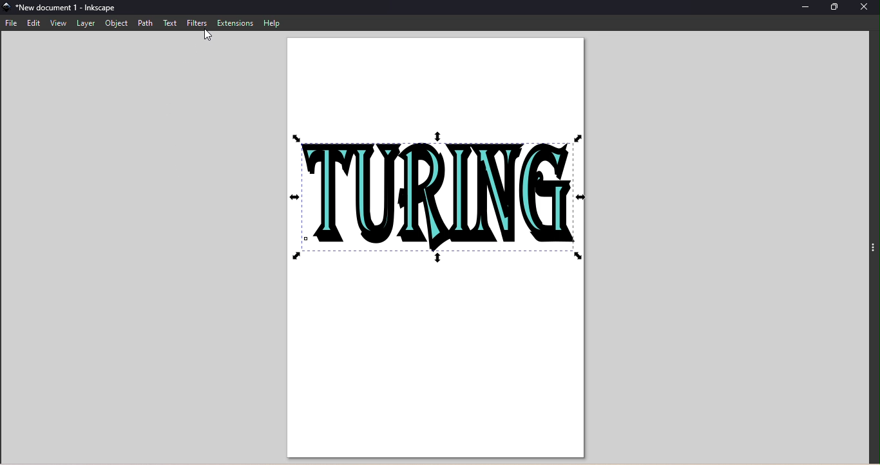 Image resolution: width=880 pixels, height=465 pixels. What do you see at coordinates (834, 8) in the screenshot?
I see `Maximize` at bounding box center [834, 8].